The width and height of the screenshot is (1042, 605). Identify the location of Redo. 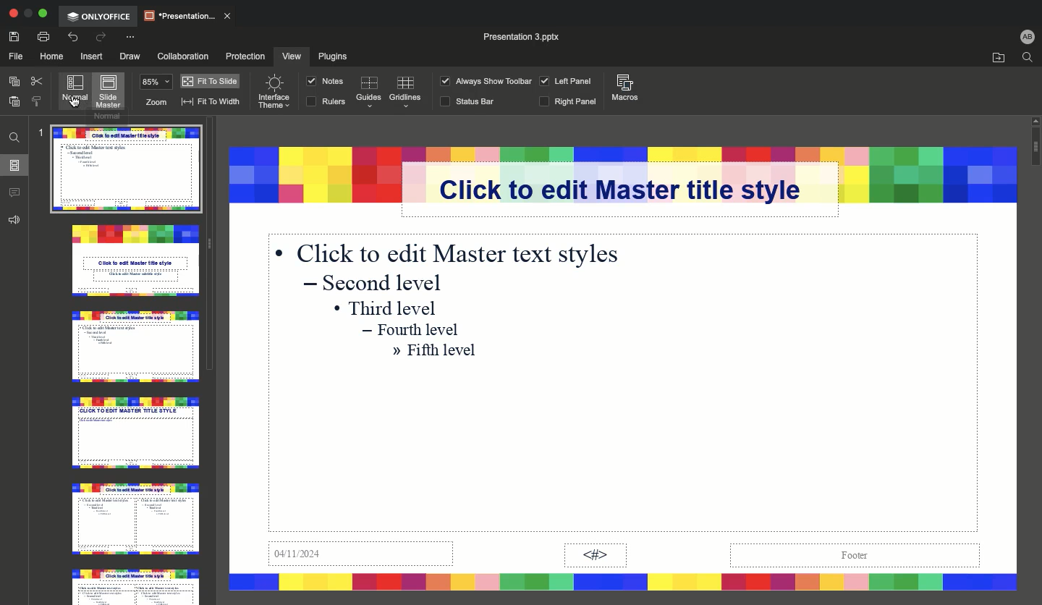
(99, 38).